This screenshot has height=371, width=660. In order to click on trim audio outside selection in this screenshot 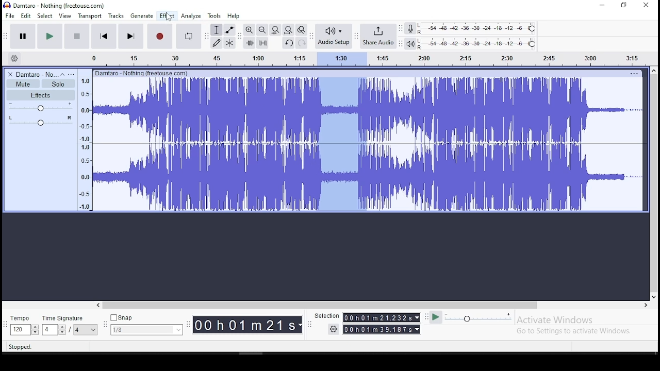, I will do `click(250, 43)`.